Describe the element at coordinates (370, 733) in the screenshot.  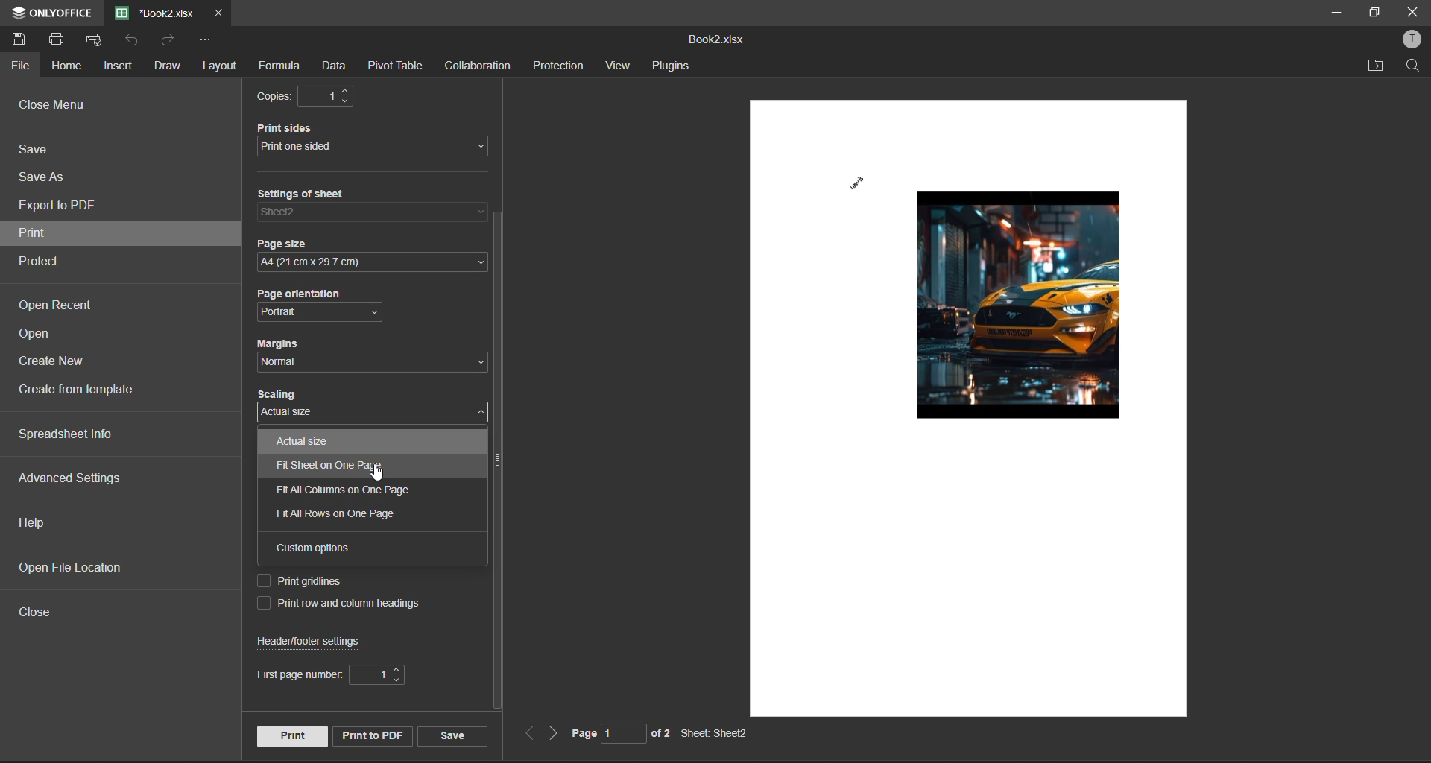
I see `print to pdf` at that location.